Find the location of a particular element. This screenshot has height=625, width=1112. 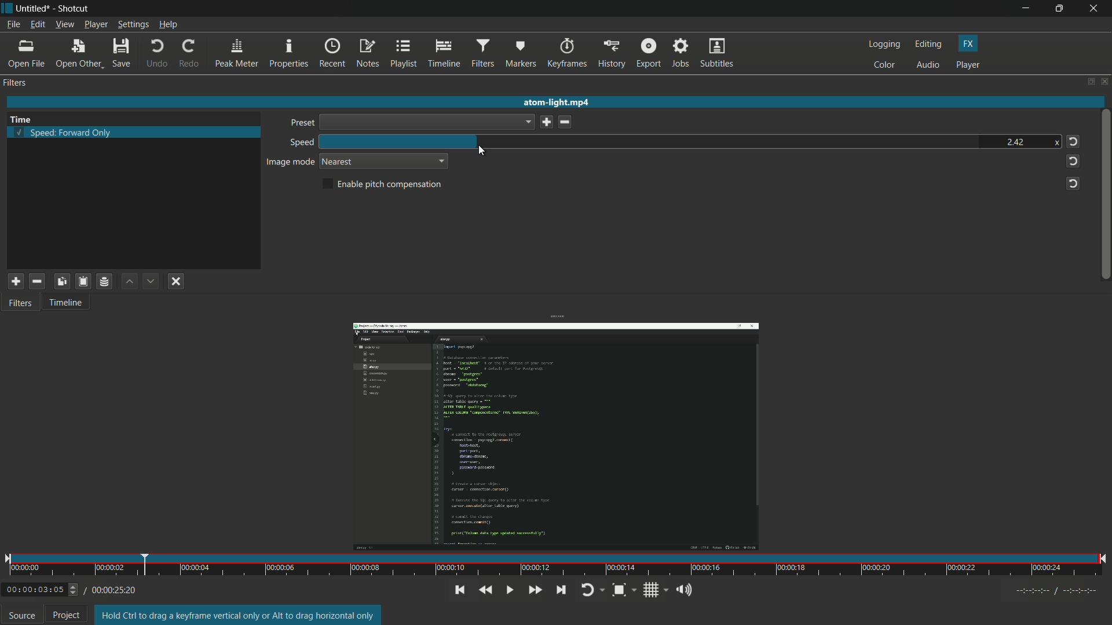

jobs is located at coordinates (682, 53).